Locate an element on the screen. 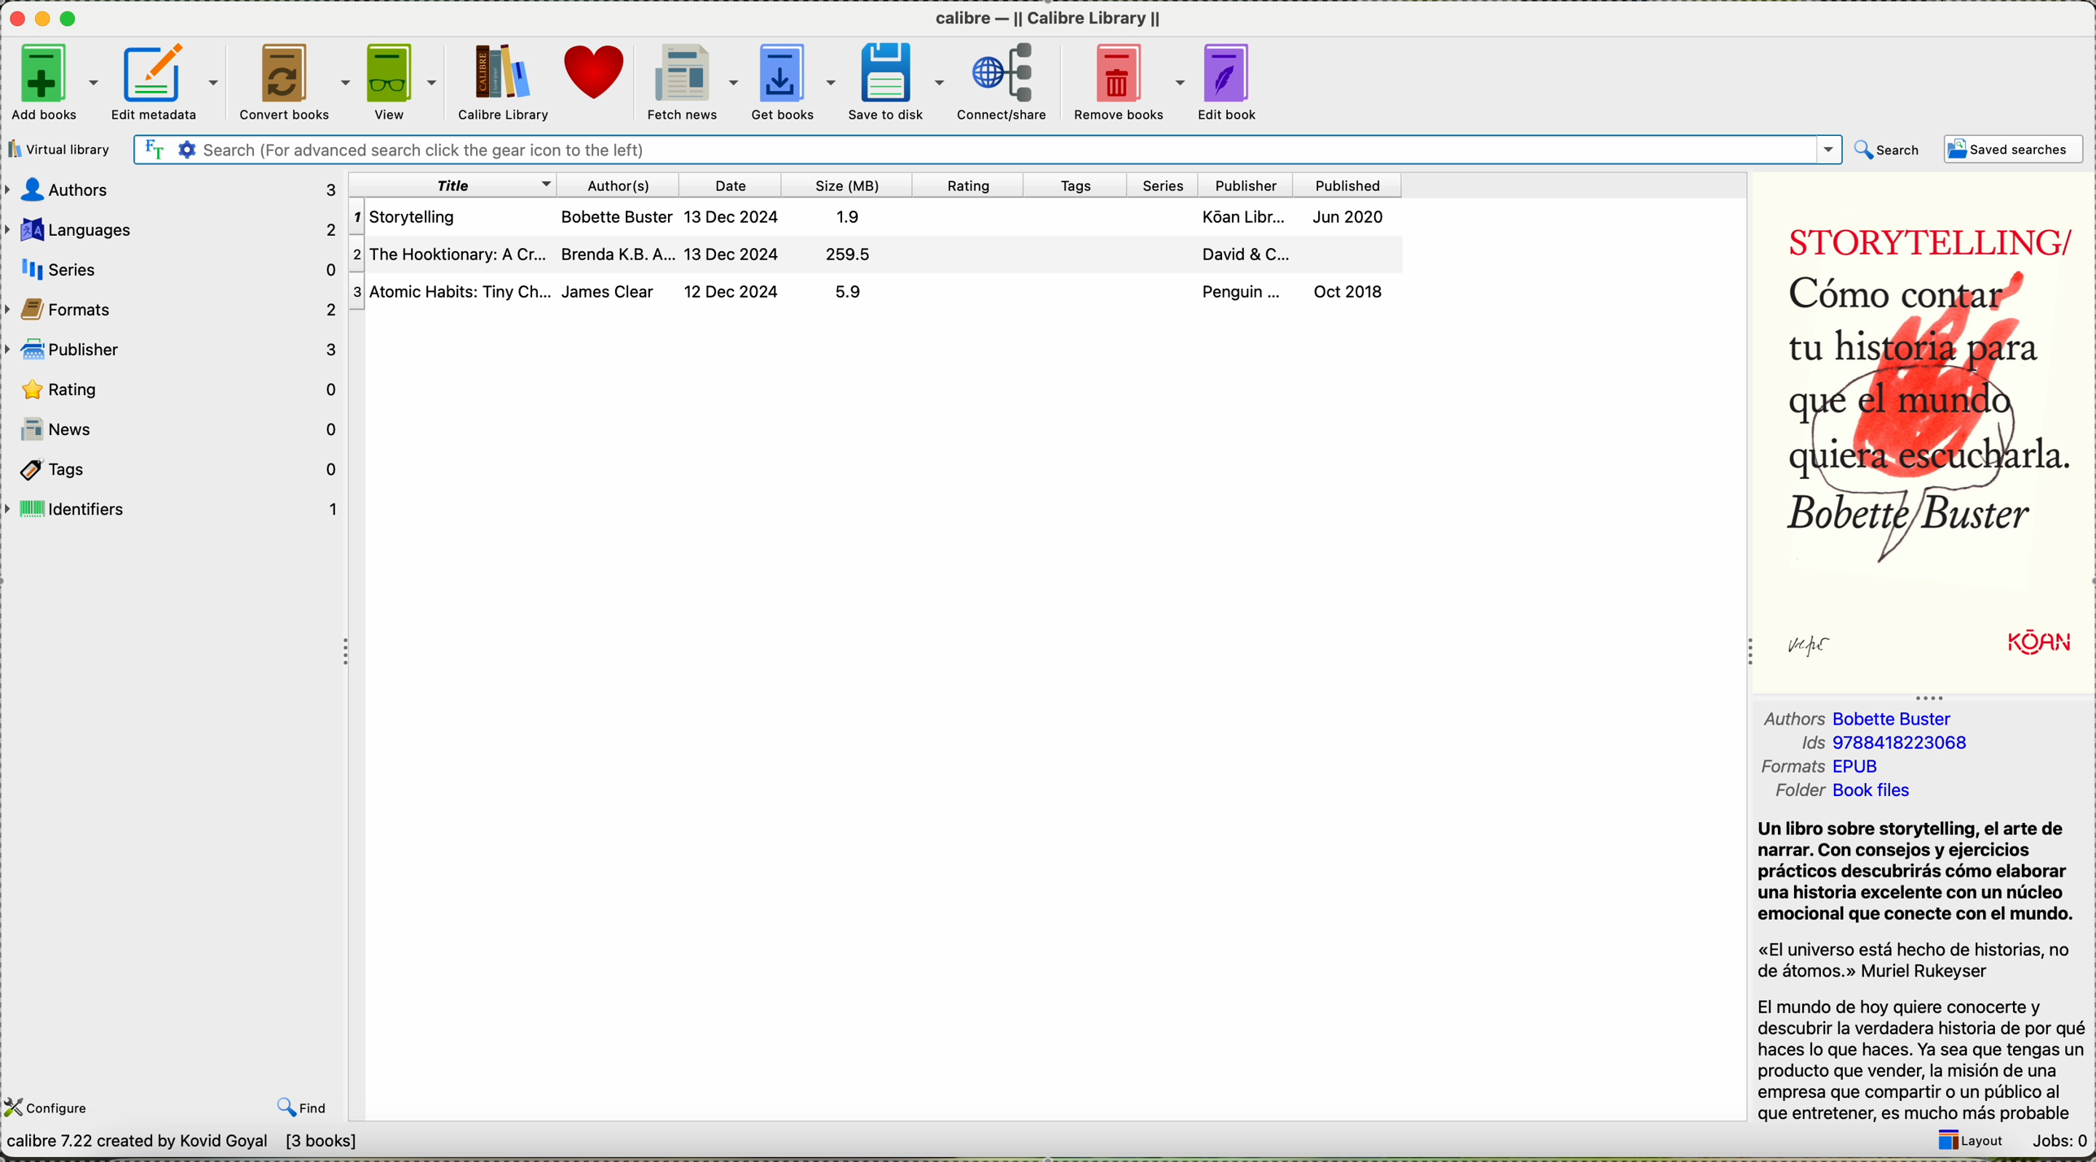  calibre library is located at coordinates (1049, 18).